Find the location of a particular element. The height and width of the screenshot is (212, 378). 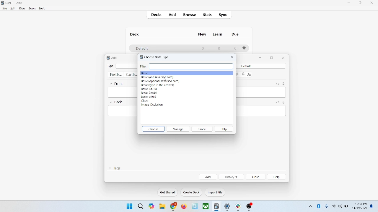

tags is located at coordinates (115, 168).